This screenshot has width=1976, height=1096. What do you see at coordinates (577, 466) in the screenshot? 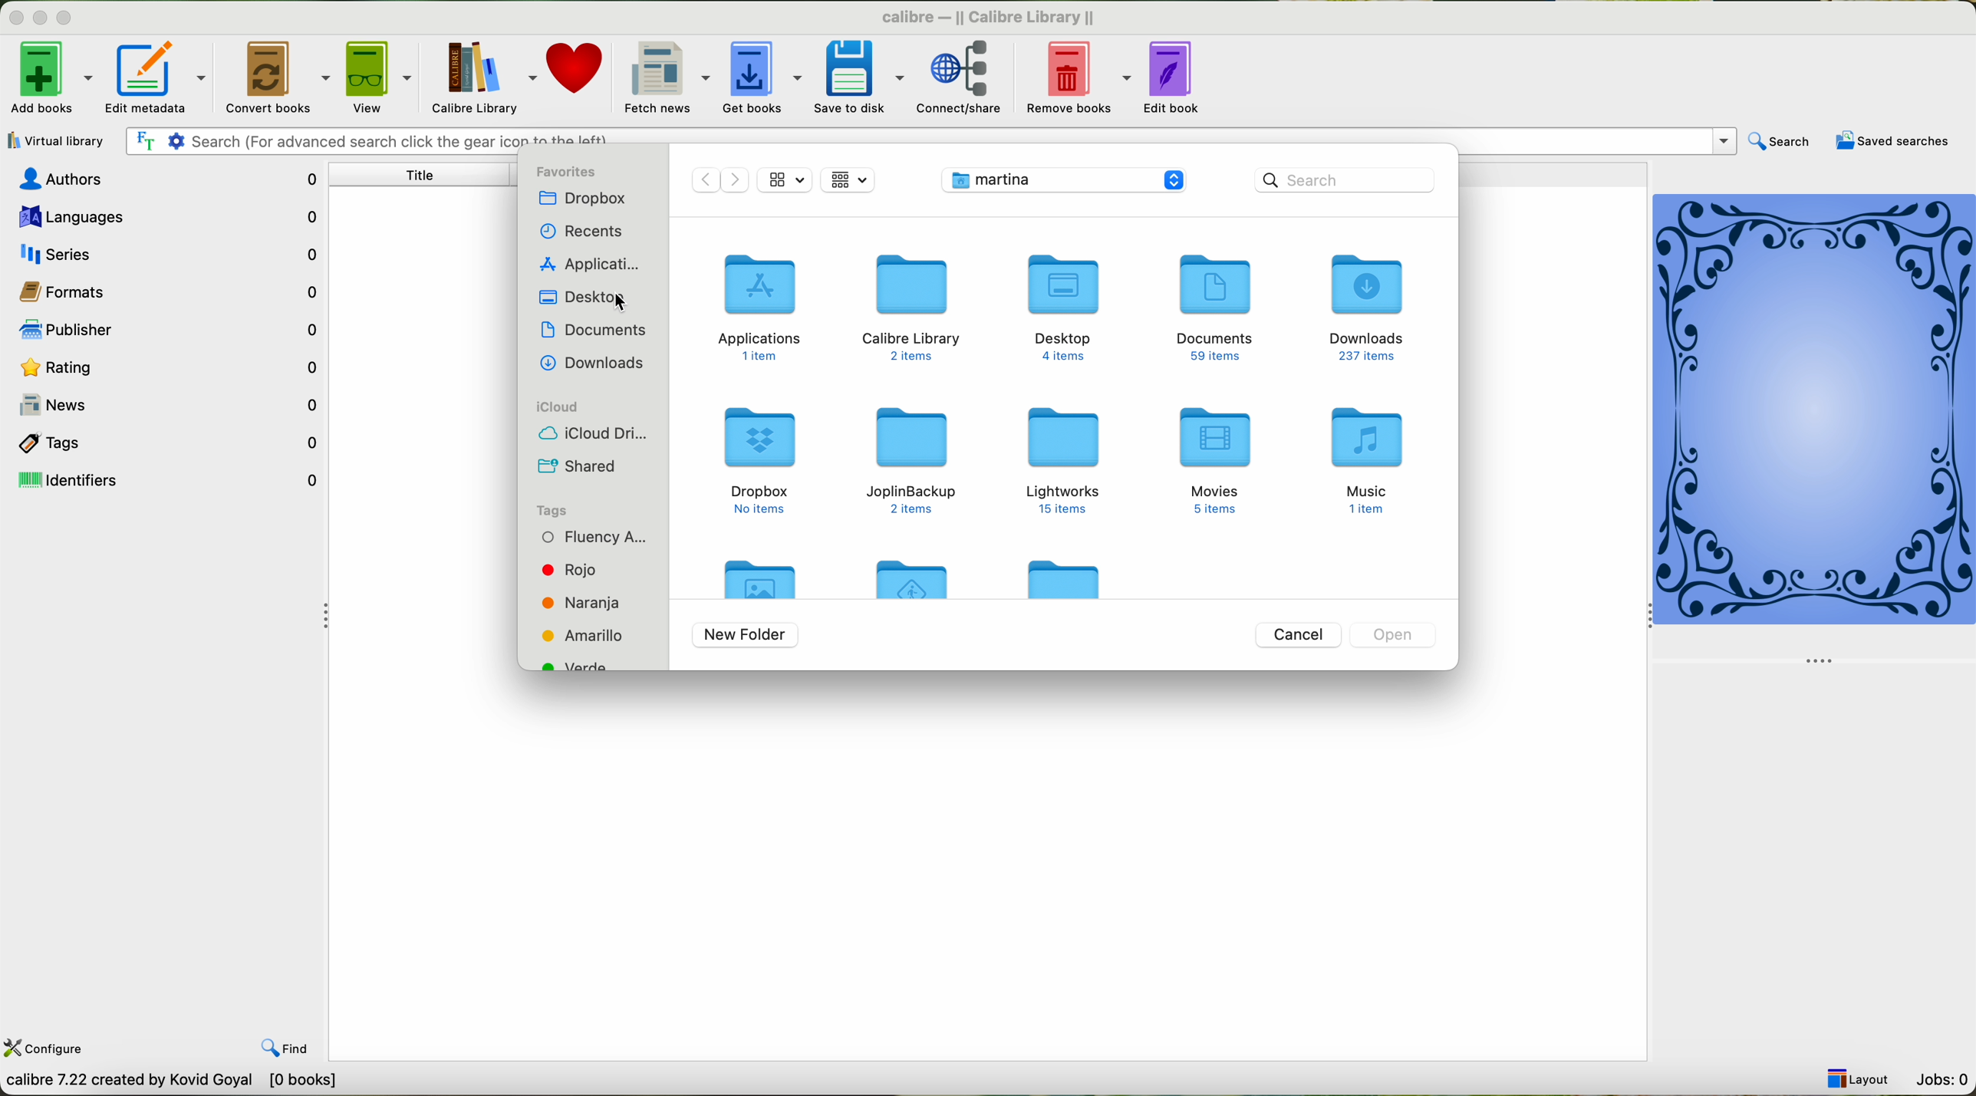
I see `shared` at bounding box center [577, 466].